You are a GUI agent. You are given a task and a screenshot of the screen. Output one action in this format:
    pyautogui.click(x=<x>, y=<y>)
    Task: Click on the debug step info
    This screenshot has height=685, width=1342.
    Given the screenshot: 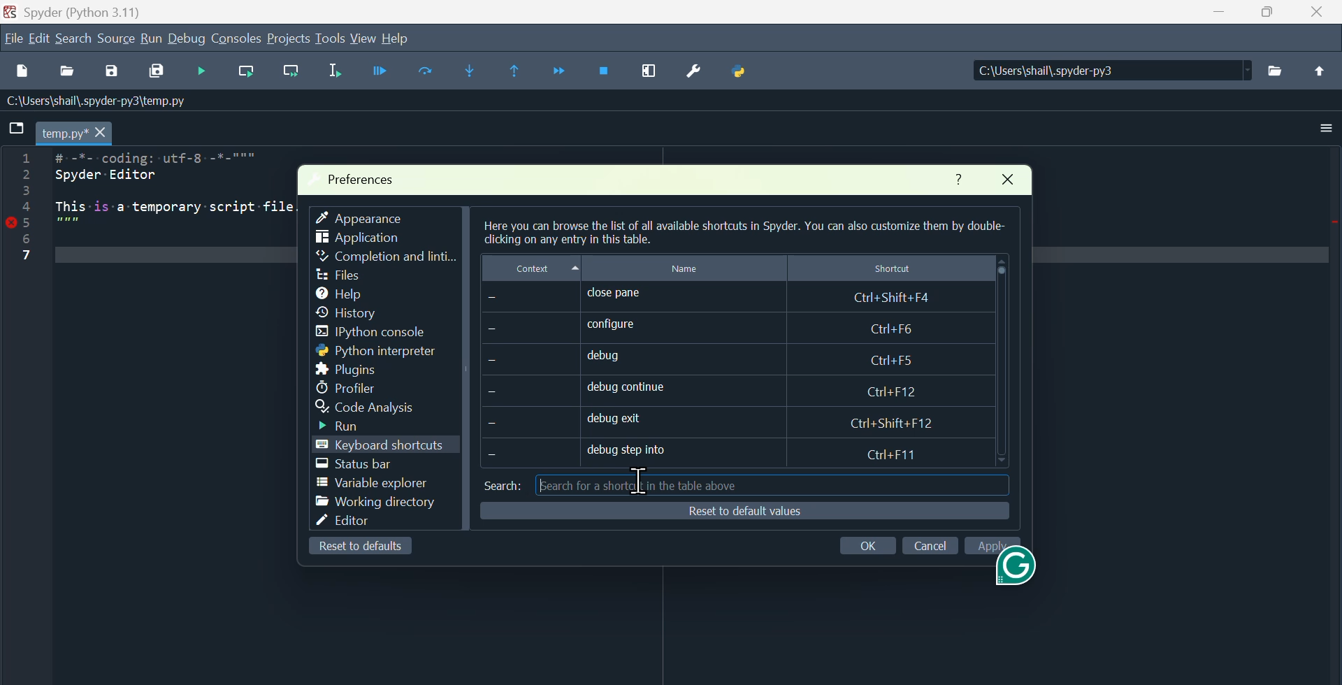 What is the action you would take?
    pyautogui.click(x=702, y=452)
    